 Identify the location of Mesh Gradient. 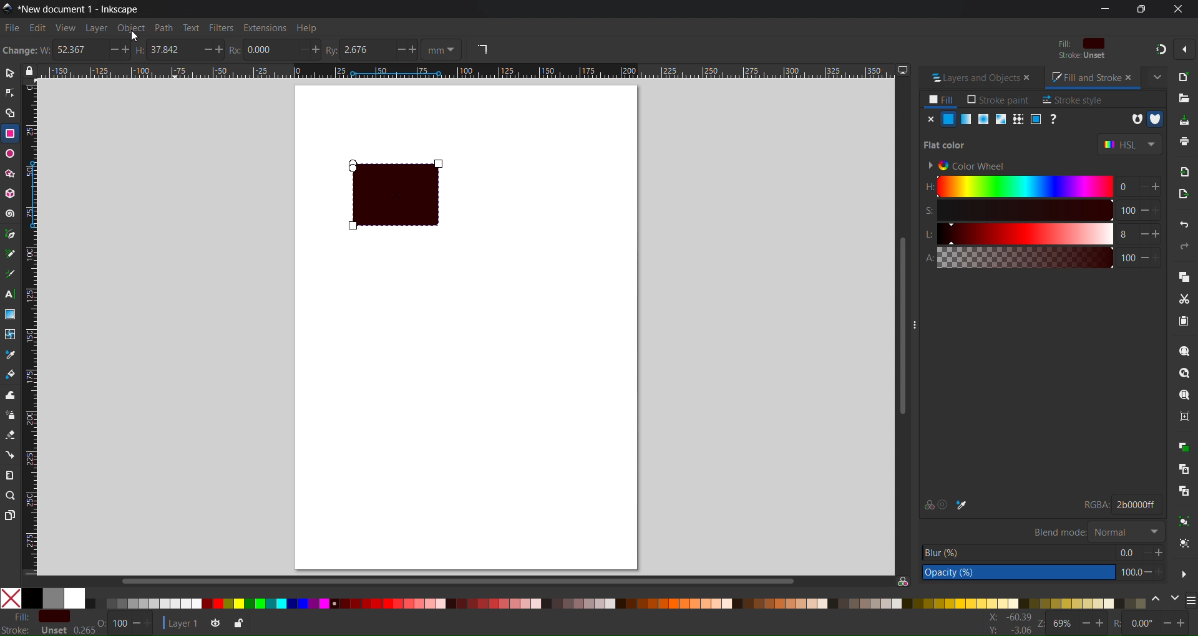
(999, 119).